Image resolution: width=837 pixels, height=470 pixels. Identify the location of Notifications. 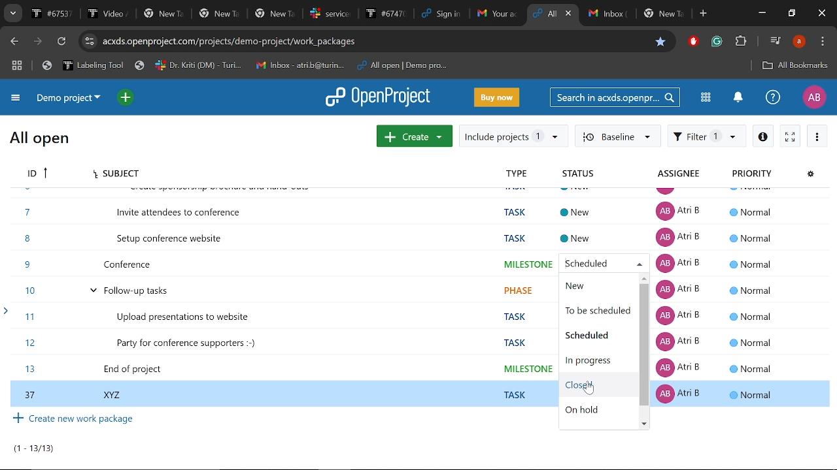
(738, 99).